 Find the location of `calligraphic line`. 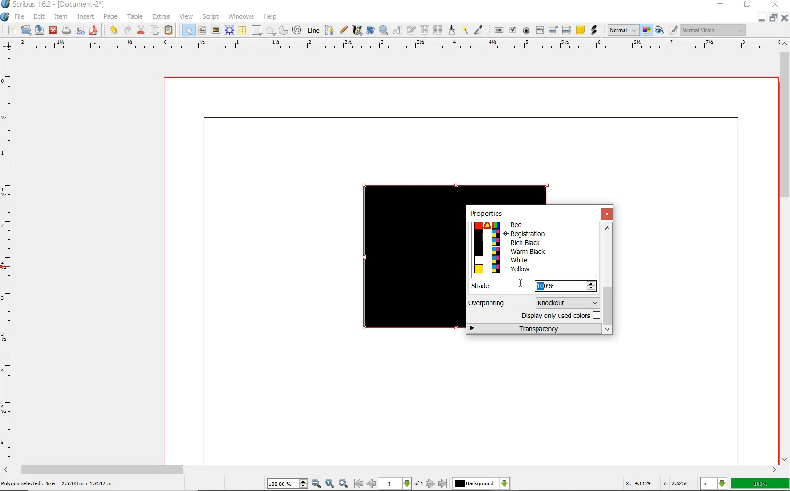

calligraphic line is located at coordinates (357, 31).